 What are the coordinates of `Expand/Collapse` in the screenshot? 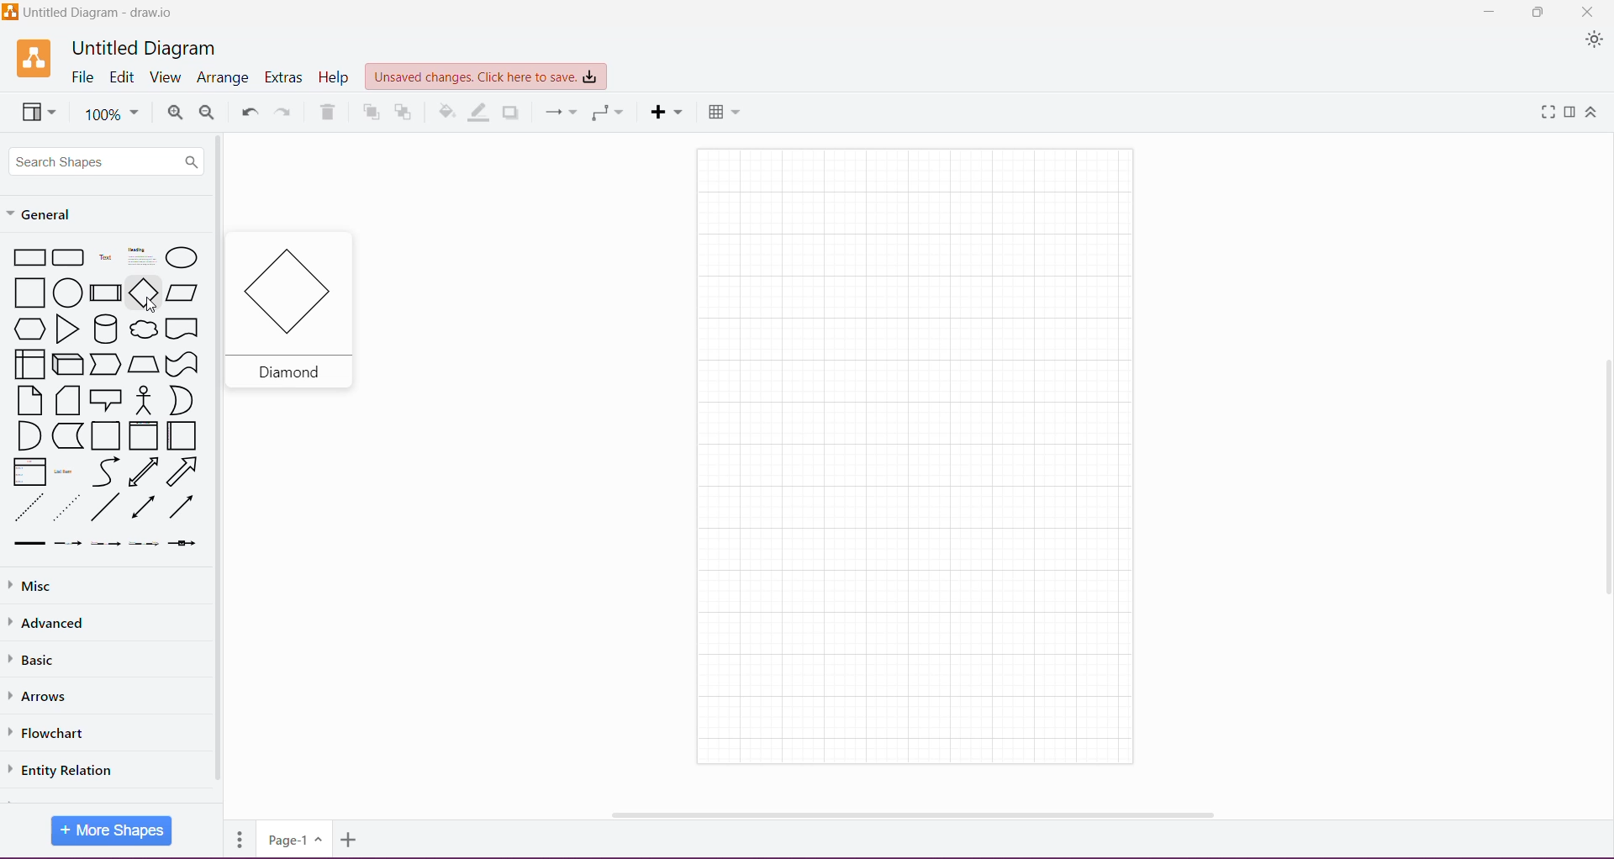 It's located at (1593, 114).